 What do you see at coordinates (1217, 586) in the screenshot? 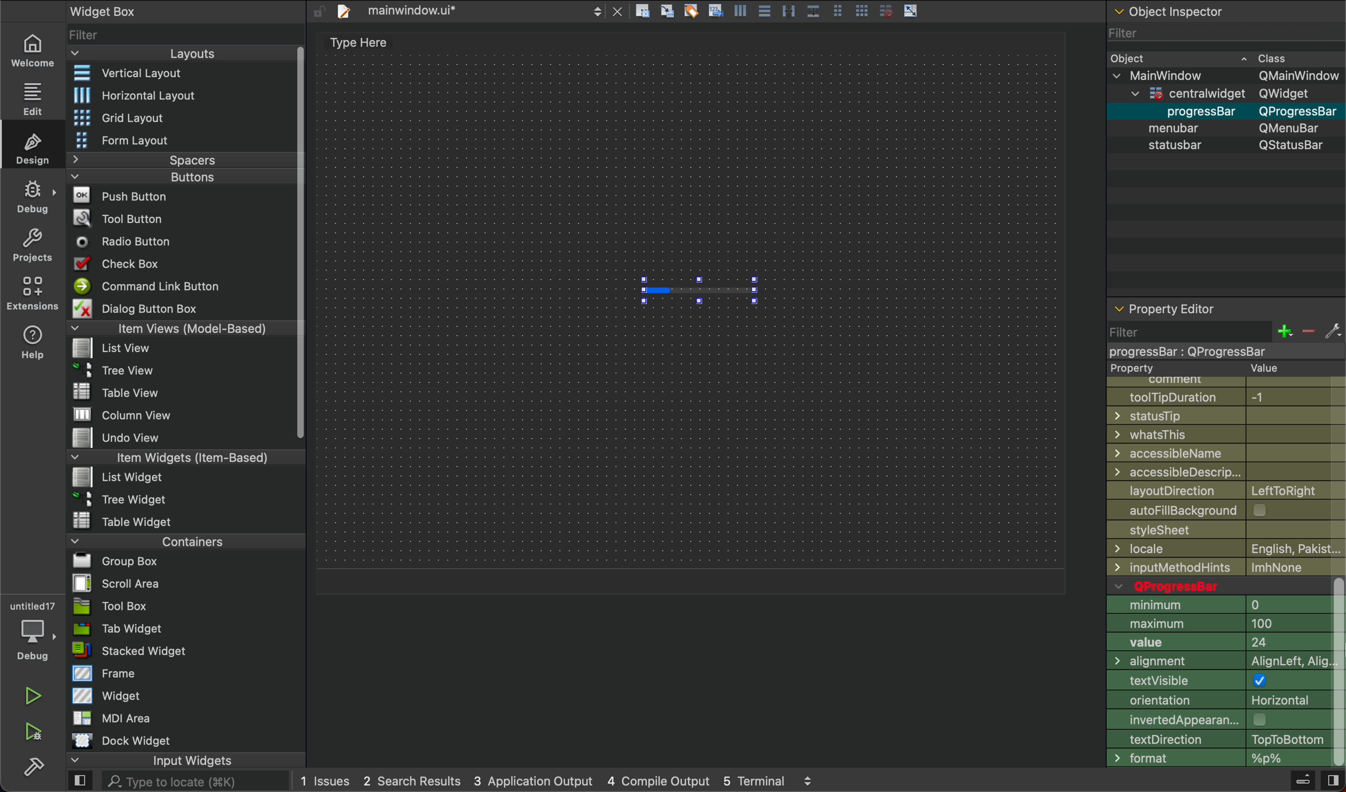
I see `qprogress bar` at bounding box center [1217, 586].